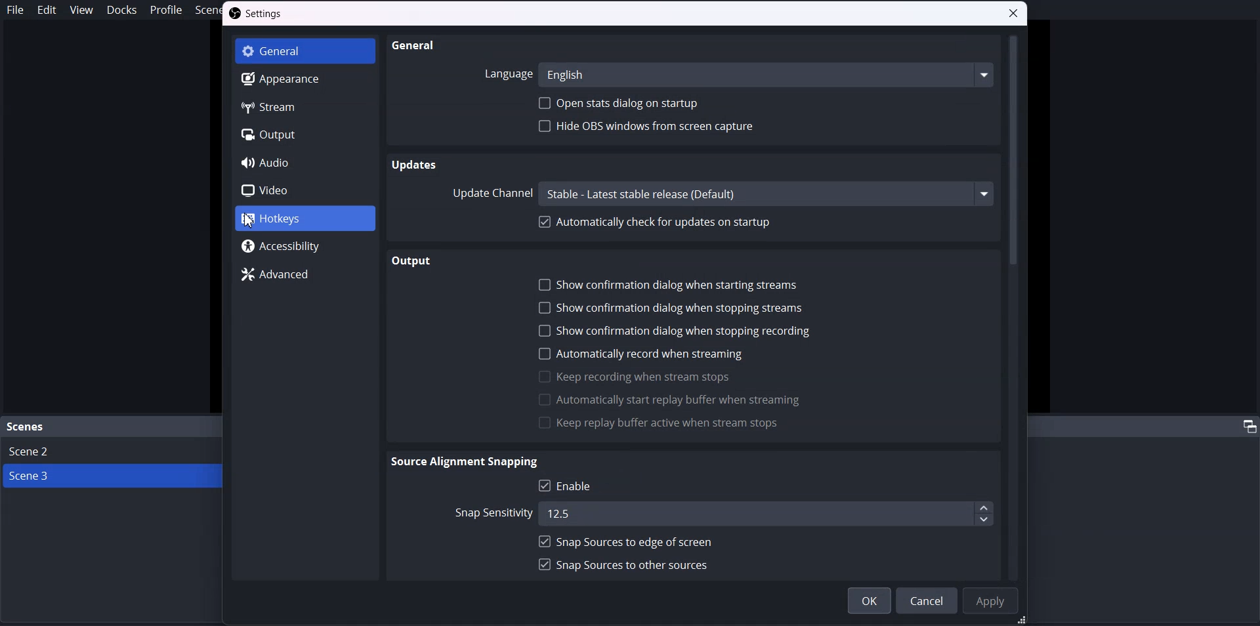 This screenshot has width=1260, height=626. What do you see at coordinates (80, 9) in the screenshot?
I see `View` at bounding box center [80, 9].